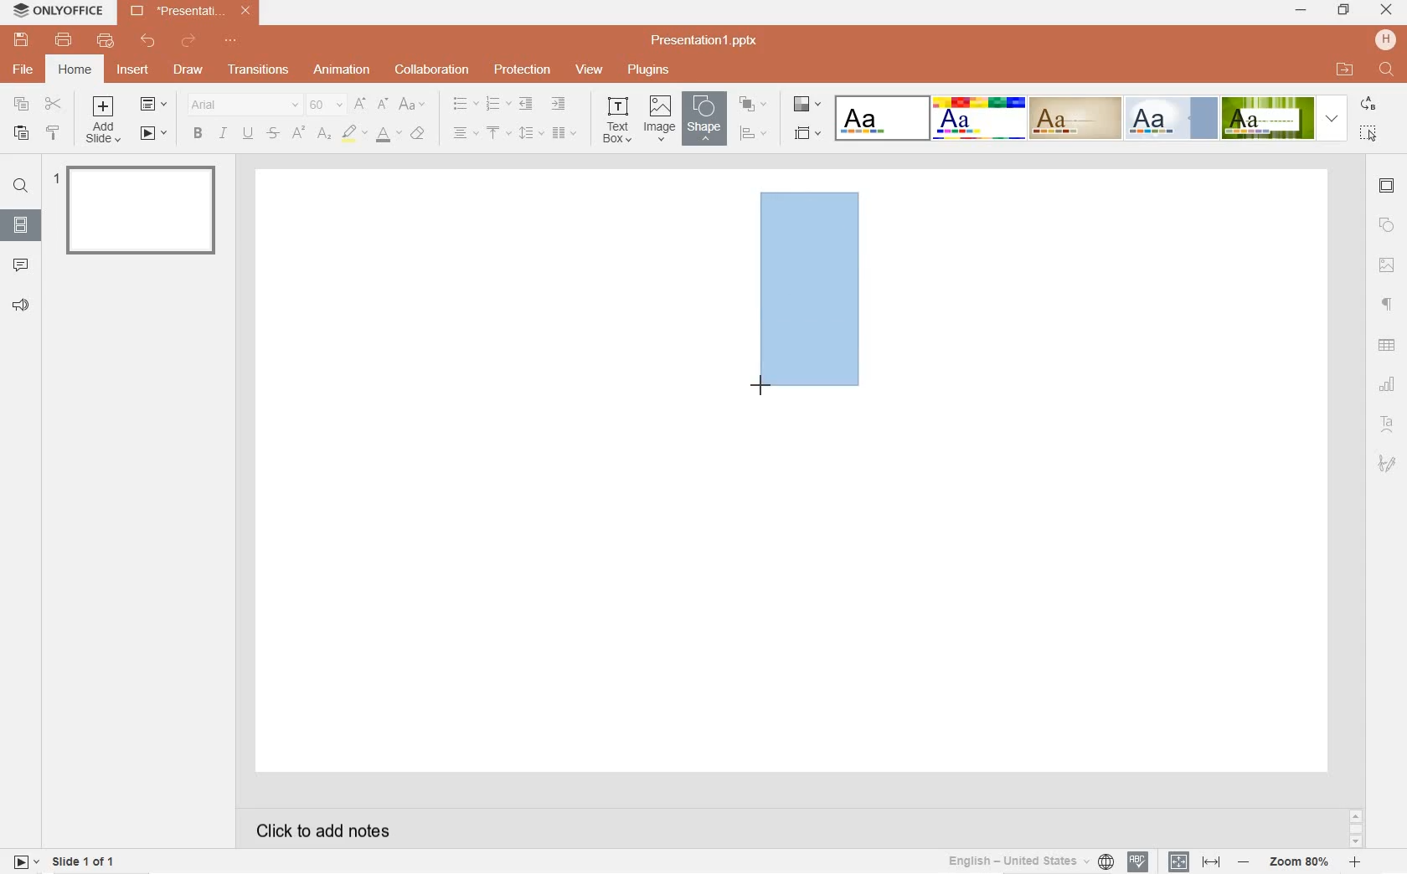 This screenshot has width=1407, height=874. Describe the element at coordinates (1388, 70) in the screenshot. I see `FIND` at that location.